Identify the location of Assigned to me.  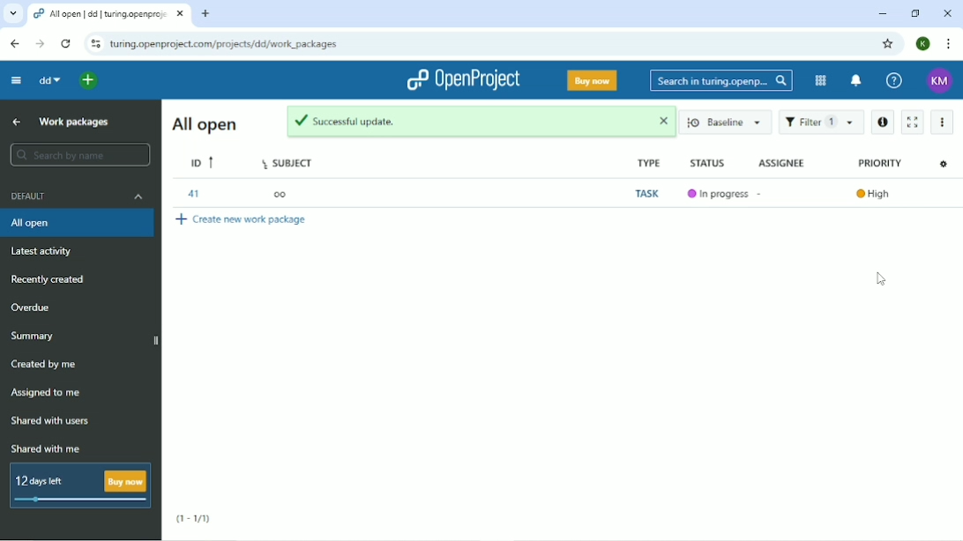
(50, 394).